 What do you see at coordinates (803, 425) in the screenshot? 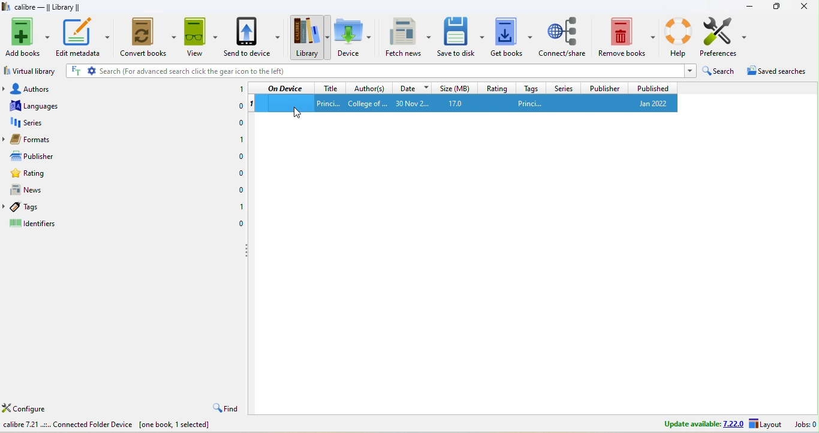
I see `jobs 0` at bounding box center [803, 425].